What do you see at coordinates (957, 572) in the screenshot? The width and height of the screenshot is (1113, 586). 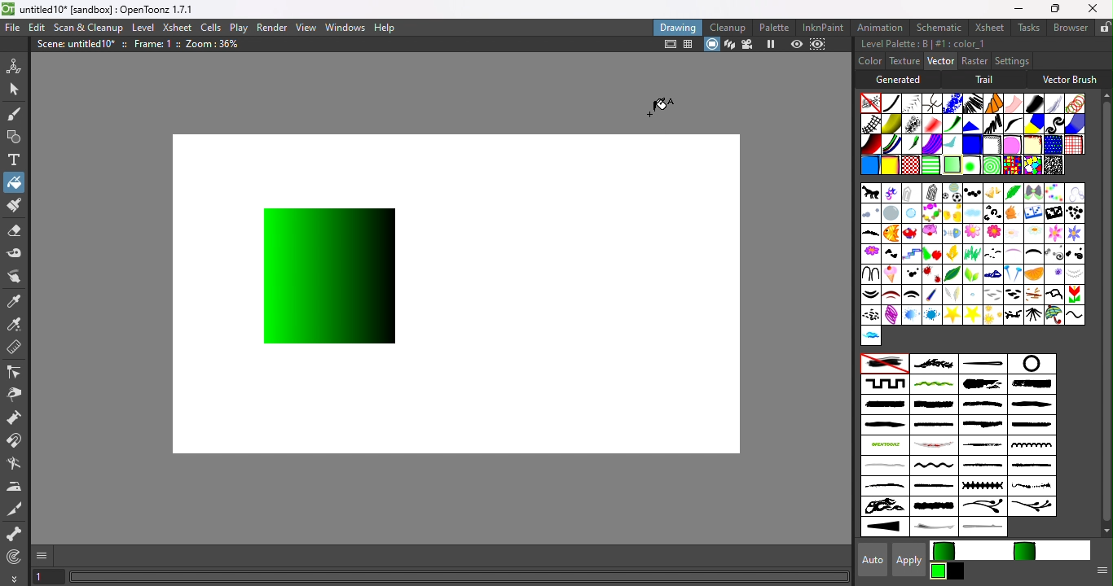 I see `return to previous style` at bounding box center [957, 572].